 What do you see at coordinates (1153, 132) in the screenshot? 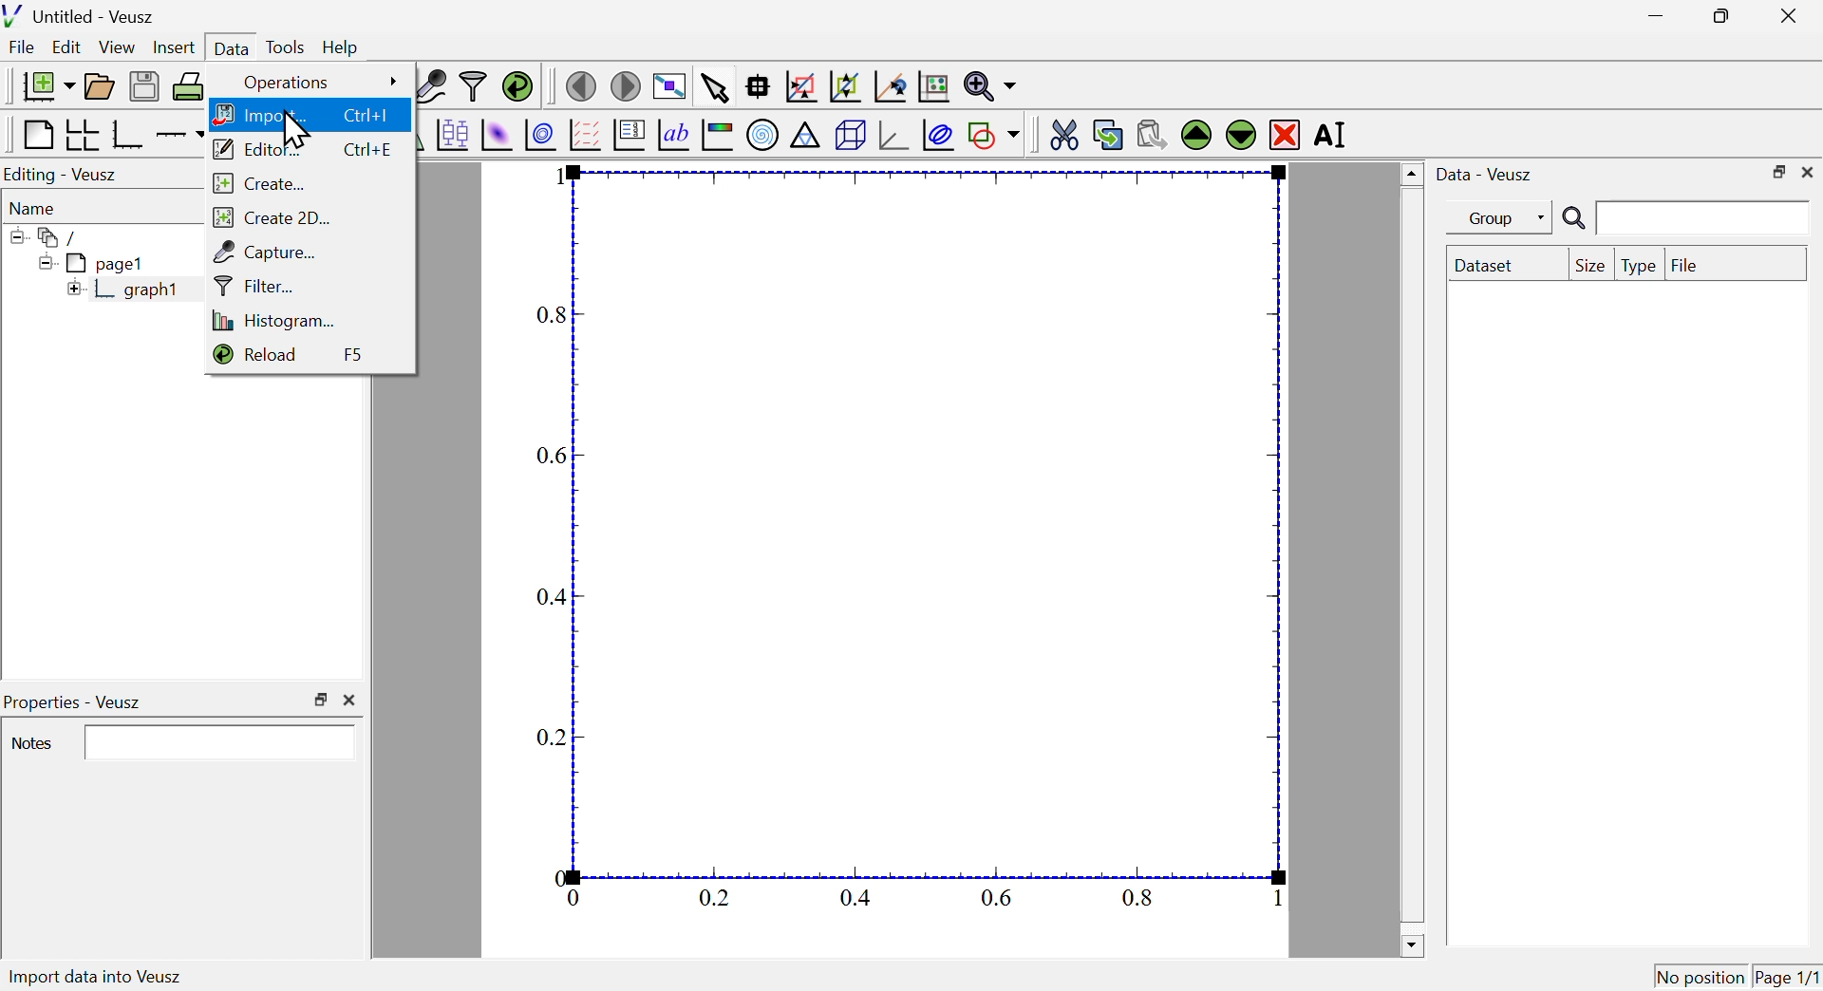
I see `paste widget from the clipboard` at bounding box center [1153, 132].